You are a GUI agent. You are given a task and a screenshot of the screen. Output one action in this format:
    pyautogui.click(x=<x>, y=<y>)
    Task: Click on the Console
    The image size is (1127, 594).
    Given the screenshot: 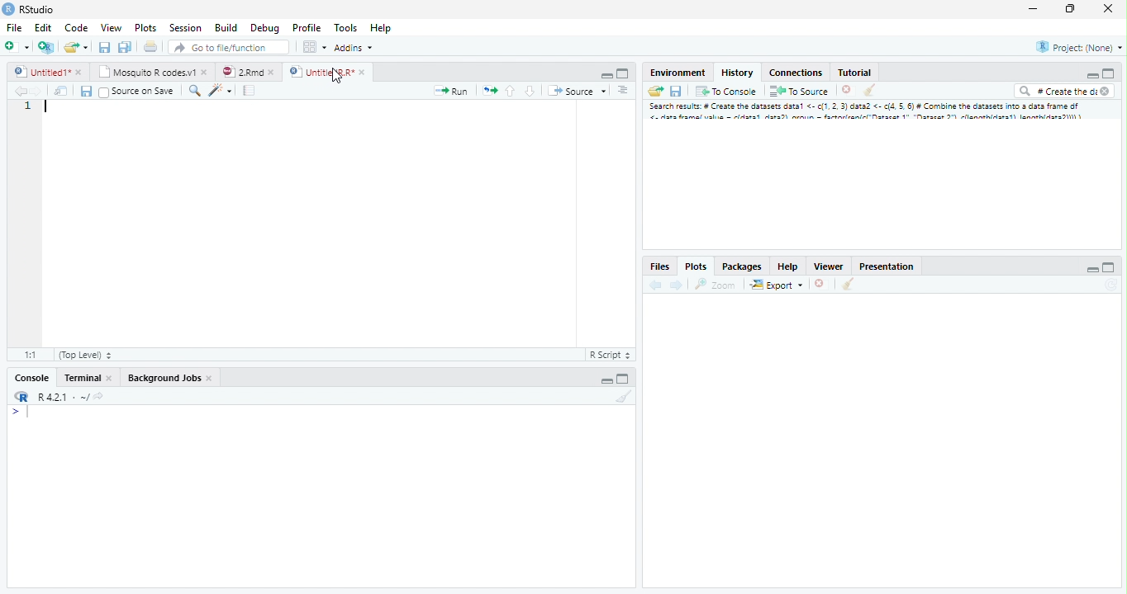 What is the action you would take?
    pyautogui.click(x=35, y=377)
    